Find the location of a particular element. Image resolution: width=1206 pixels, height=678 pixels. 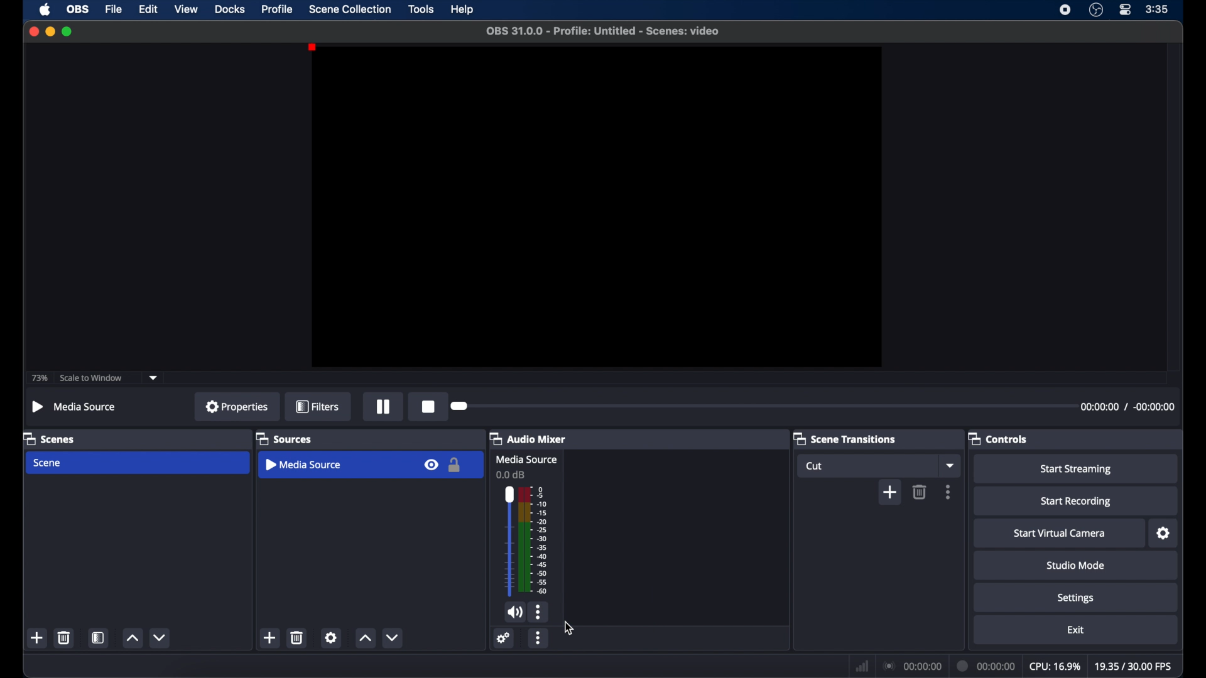

connection is located at coordinates (911, 665).